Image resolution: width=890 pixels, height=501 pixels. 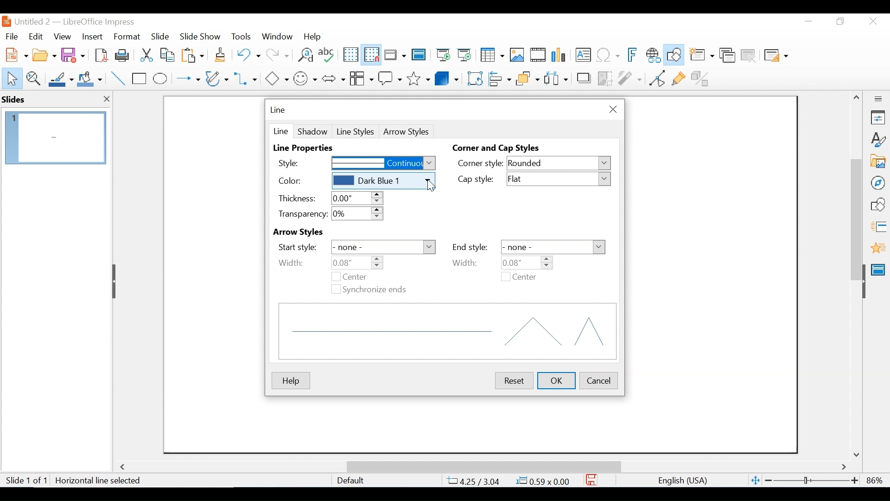 What do you see at coordinates (655, 78) in the screenshot?
I see `Toggle point Endpoint` at bounding box center [655, 78].